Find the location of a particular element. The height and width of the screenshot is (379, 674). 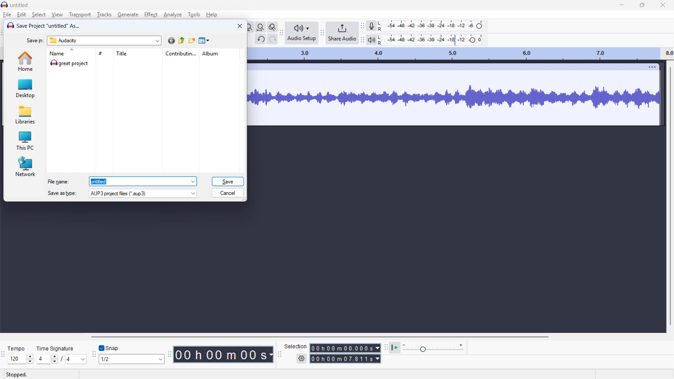

vertical scrollbar is located at coordinates (670, 195).